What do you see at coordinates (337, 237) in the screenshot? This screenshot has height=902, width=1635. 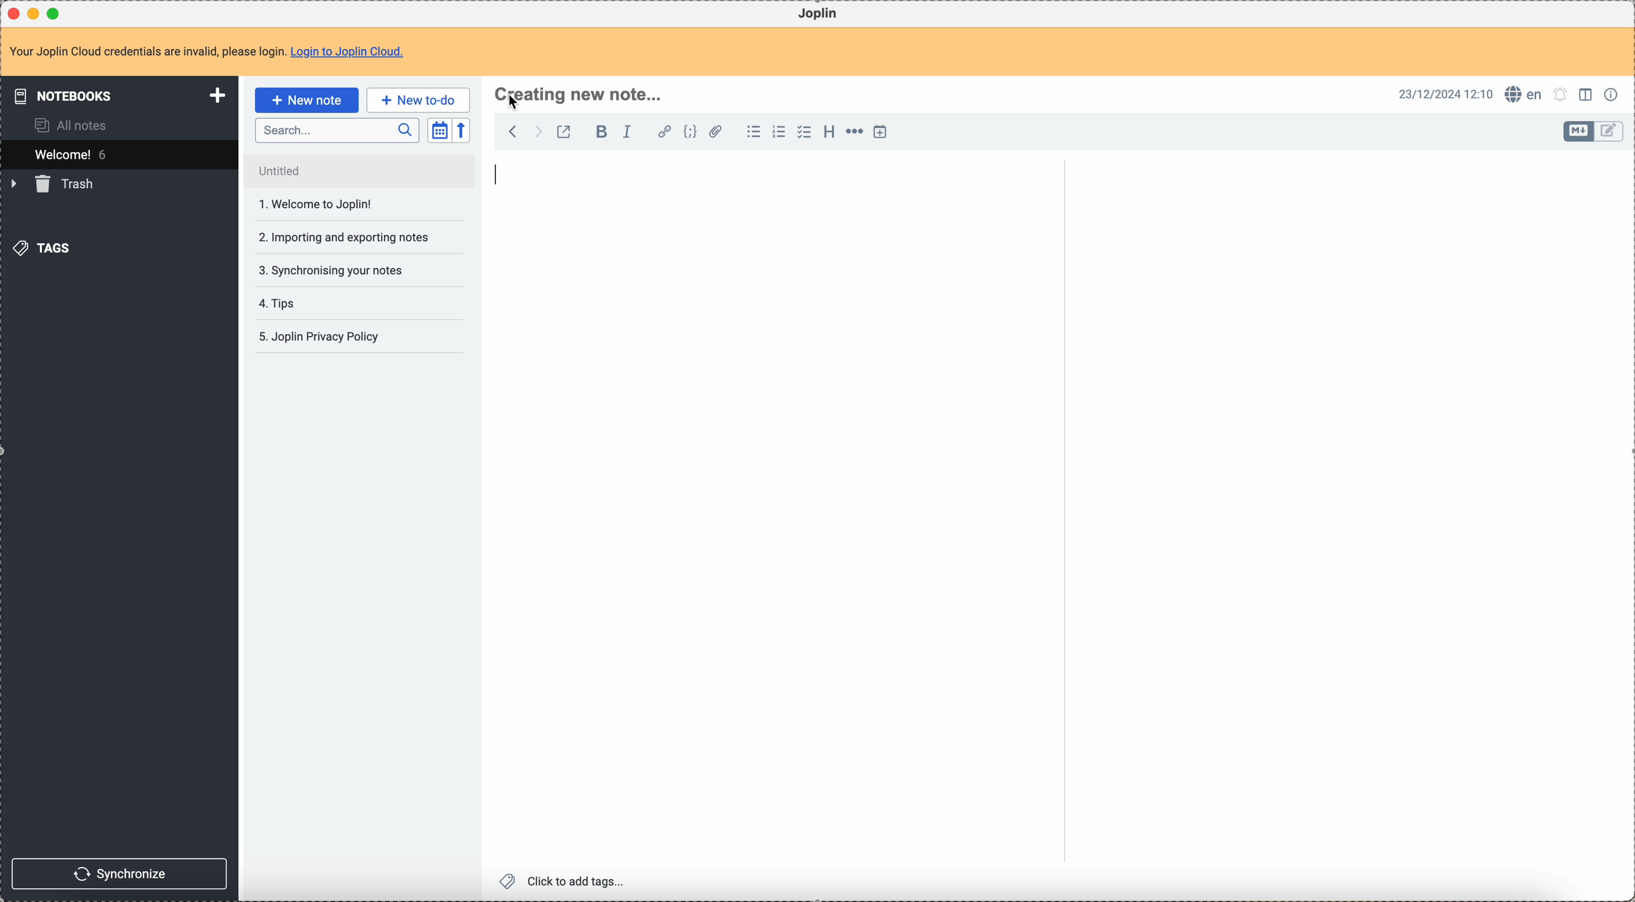 I see `synchronising your notes` at bounding box center [337, 237].